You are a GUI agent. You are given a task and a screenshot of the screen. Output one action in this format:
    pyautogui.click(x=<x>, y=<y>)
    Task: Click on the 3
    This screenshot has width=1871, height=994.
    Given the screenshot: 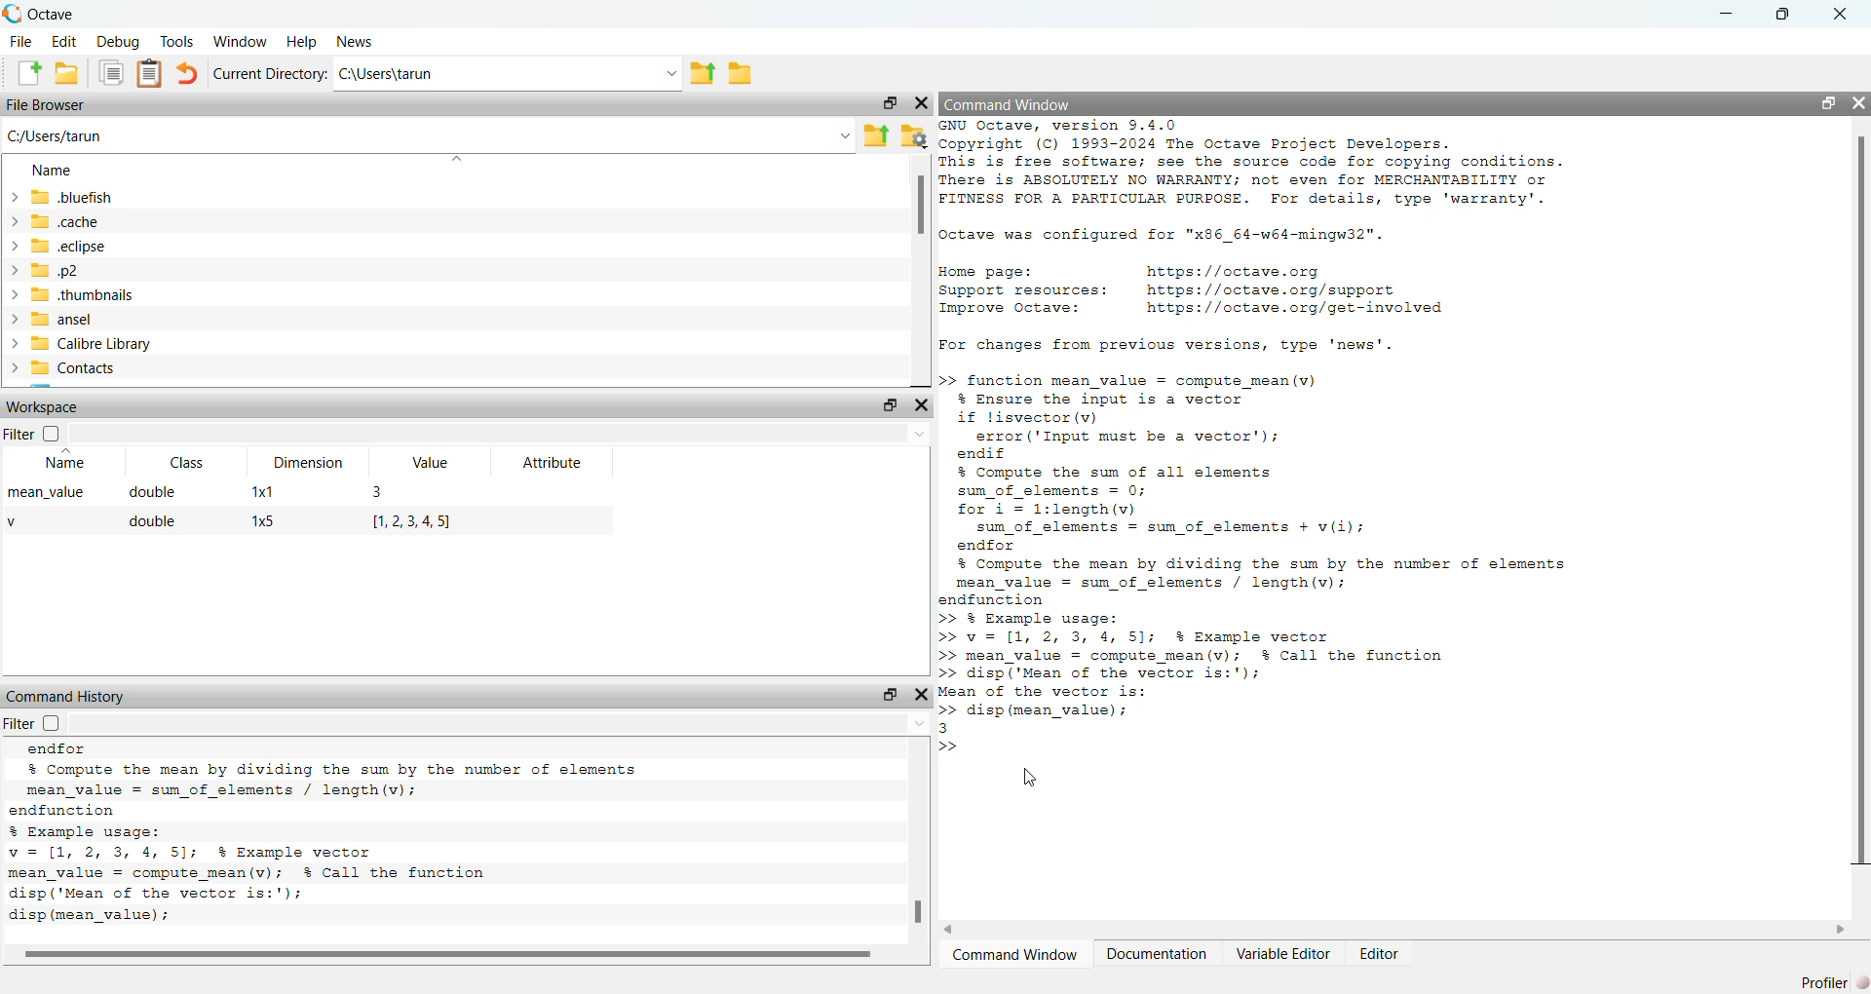 What is the action you would take?
    pyautogui.click(x=380, y=492)
    